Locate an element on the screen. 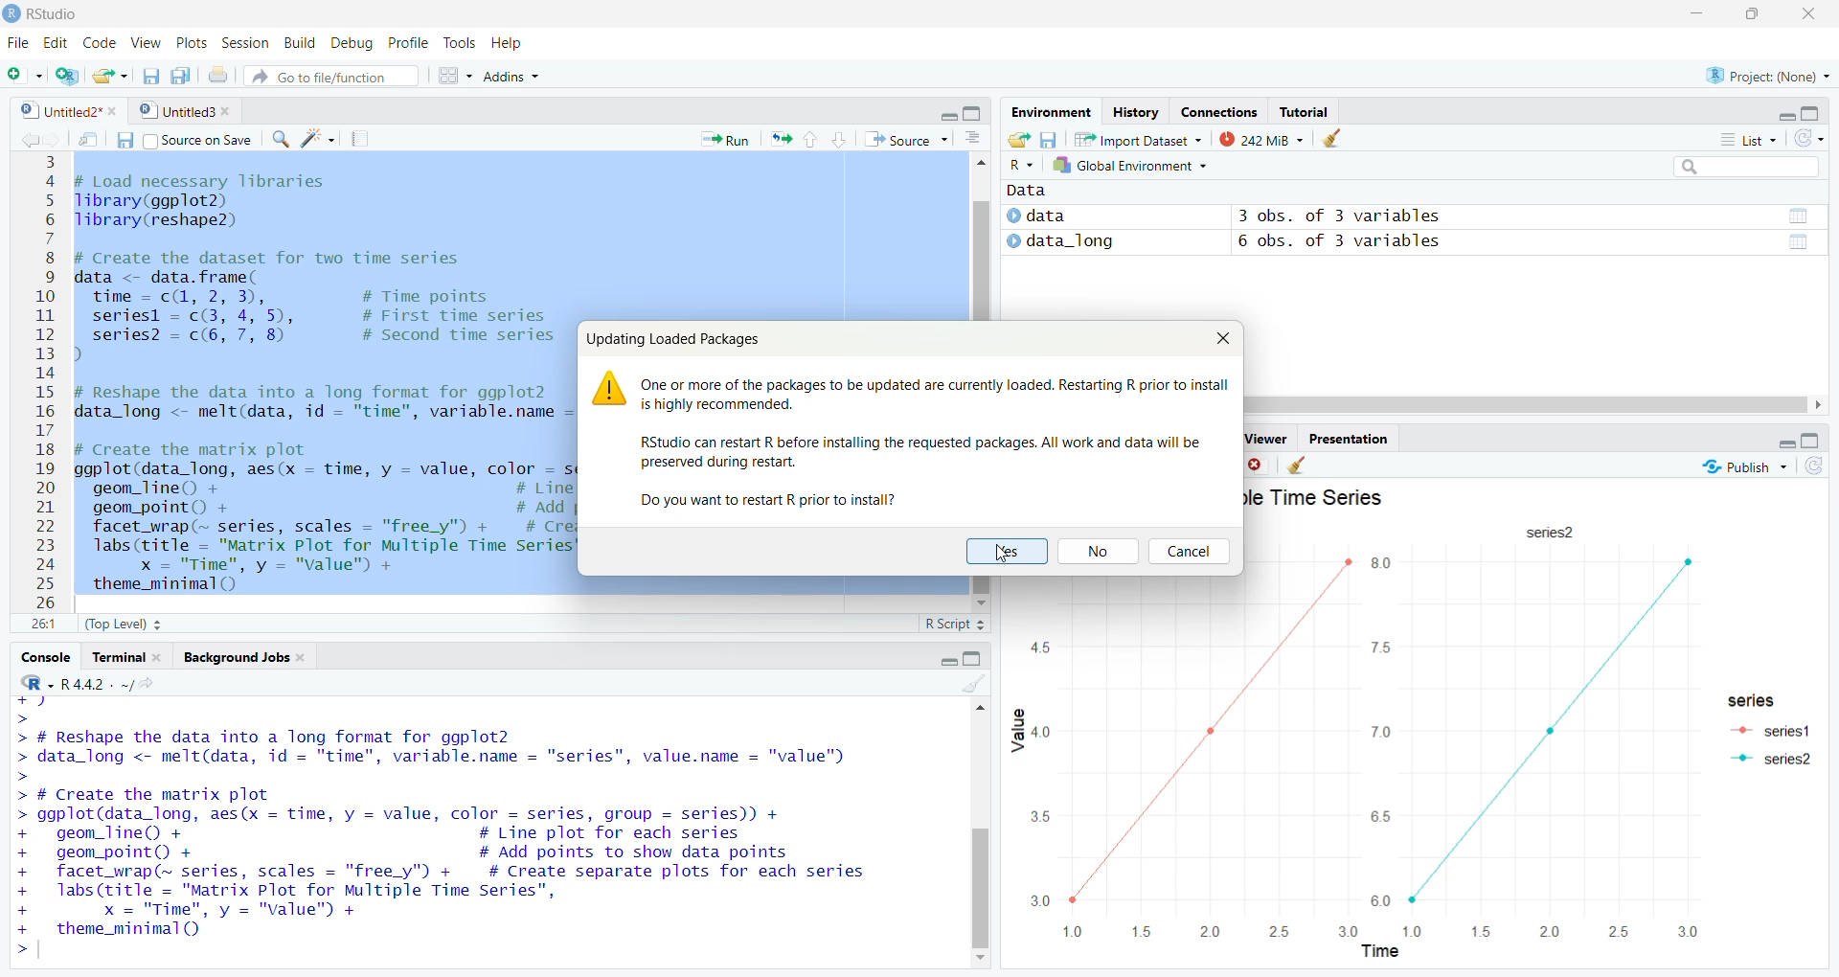  maximize is located at coordinates (974, 113).